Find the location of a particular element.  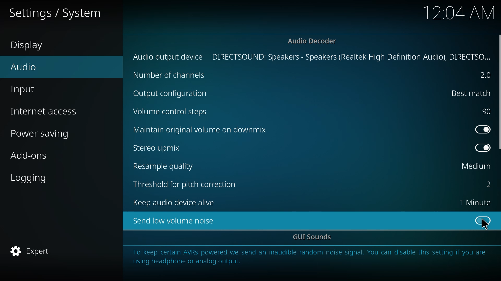

send low volume noise is located at coordinates (174, 221).